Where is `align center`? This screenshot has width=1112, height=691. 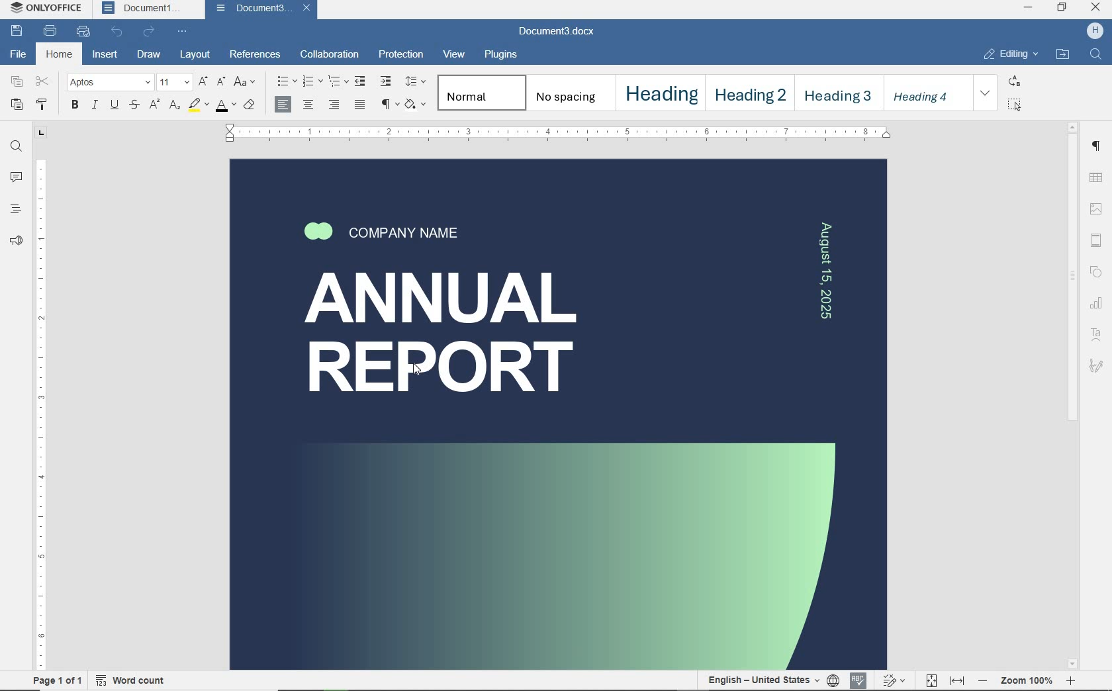 align center is located at coordinates (308, 104).